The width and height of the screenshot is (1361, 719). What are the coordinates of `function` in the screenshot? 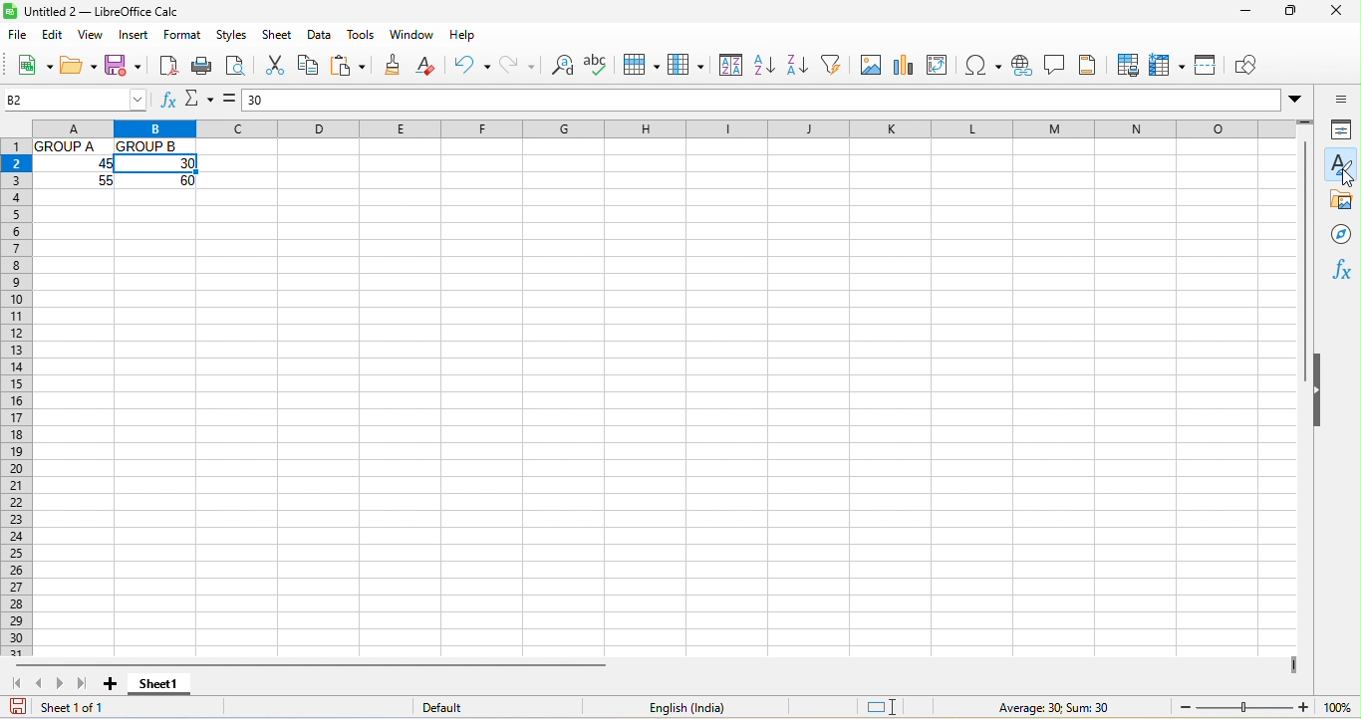 It's located at (1340, 272).